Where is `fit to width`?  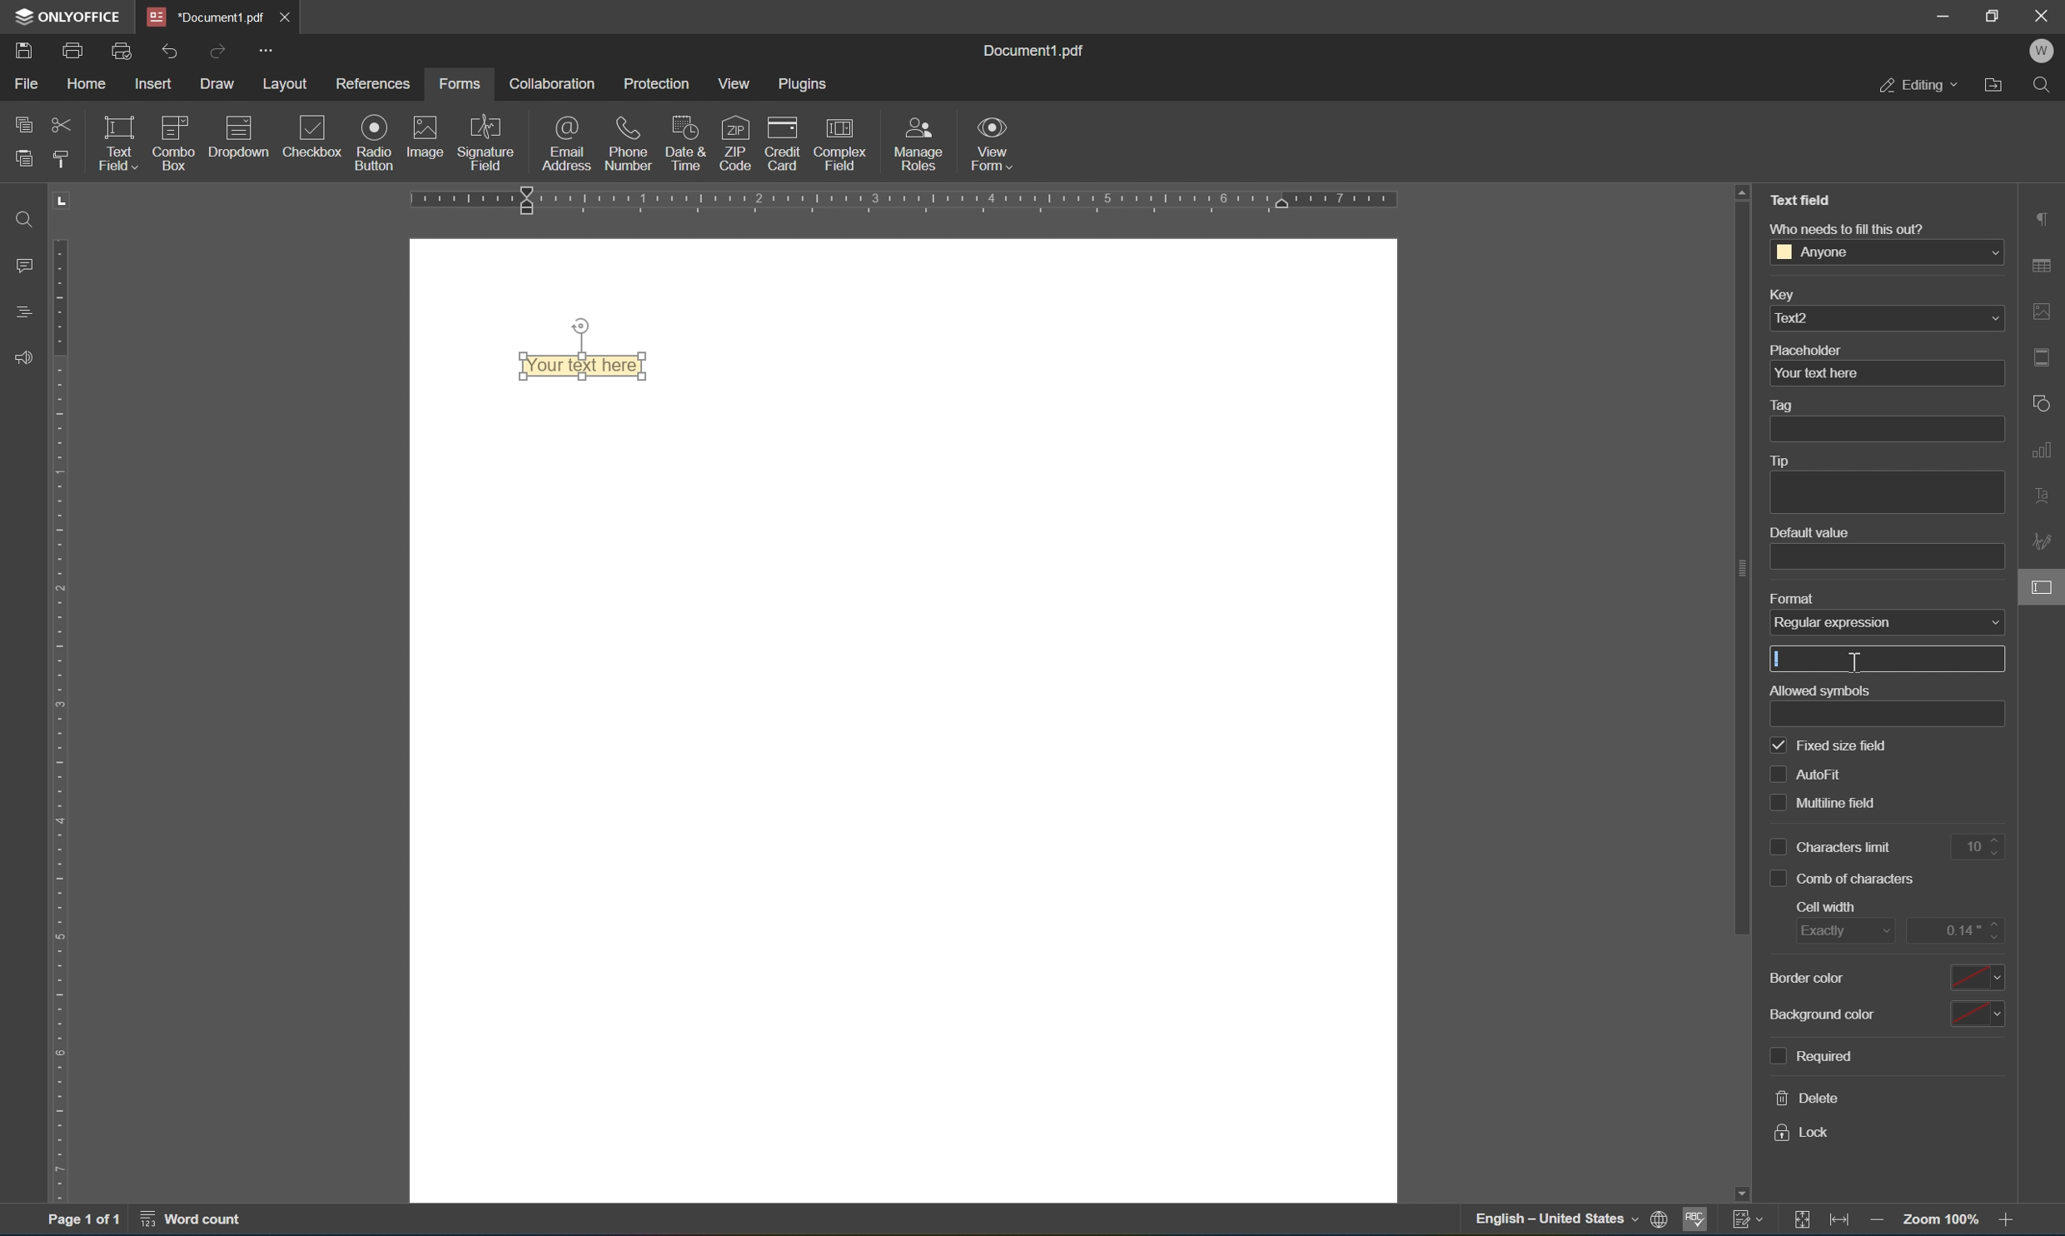
fit to width is located at coordinates (1839, 1224).